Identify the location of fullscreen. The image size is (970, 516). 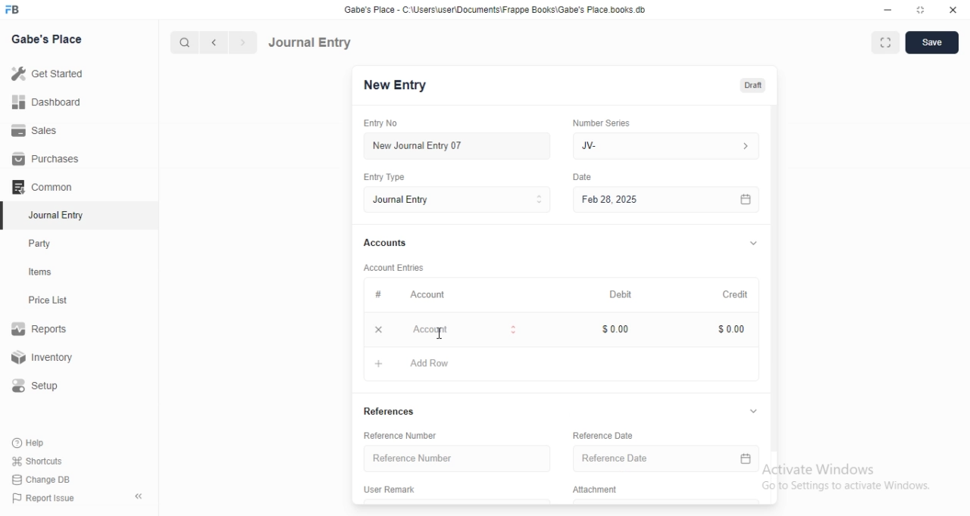
(886, 44).